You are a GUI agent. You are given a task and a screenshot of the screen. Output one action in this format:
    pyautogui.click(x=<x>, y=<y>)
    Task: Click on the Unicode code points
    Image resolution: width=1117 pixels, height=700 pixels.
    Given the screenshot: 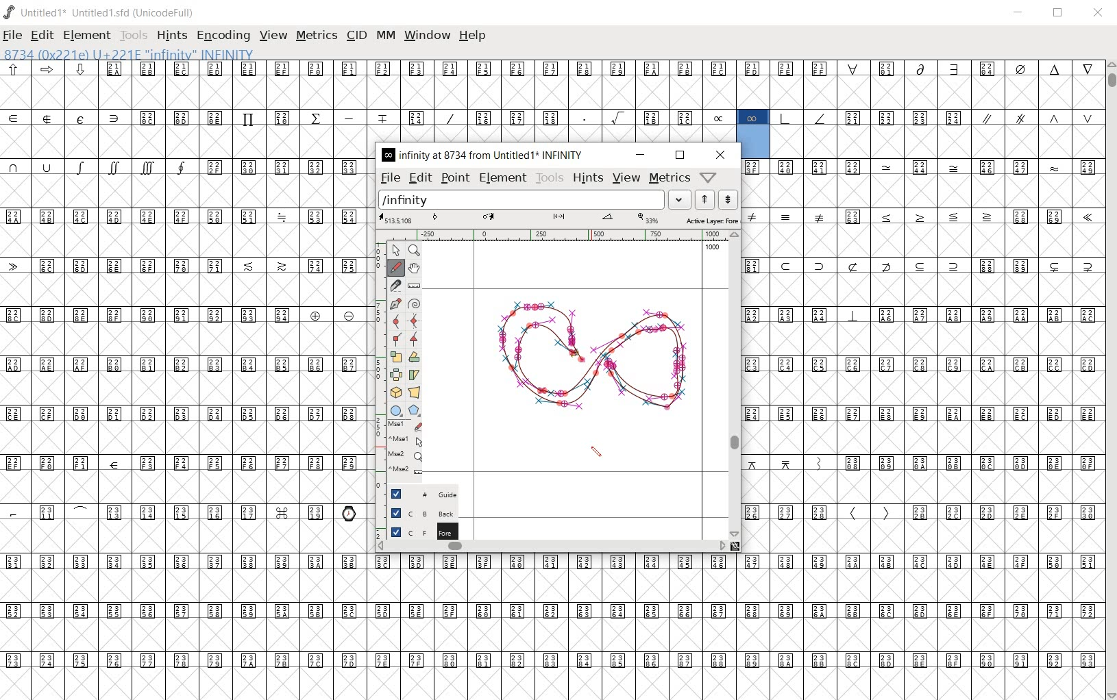 What is the action you would take?
    pyautogui.click(x=189, y=462)
    